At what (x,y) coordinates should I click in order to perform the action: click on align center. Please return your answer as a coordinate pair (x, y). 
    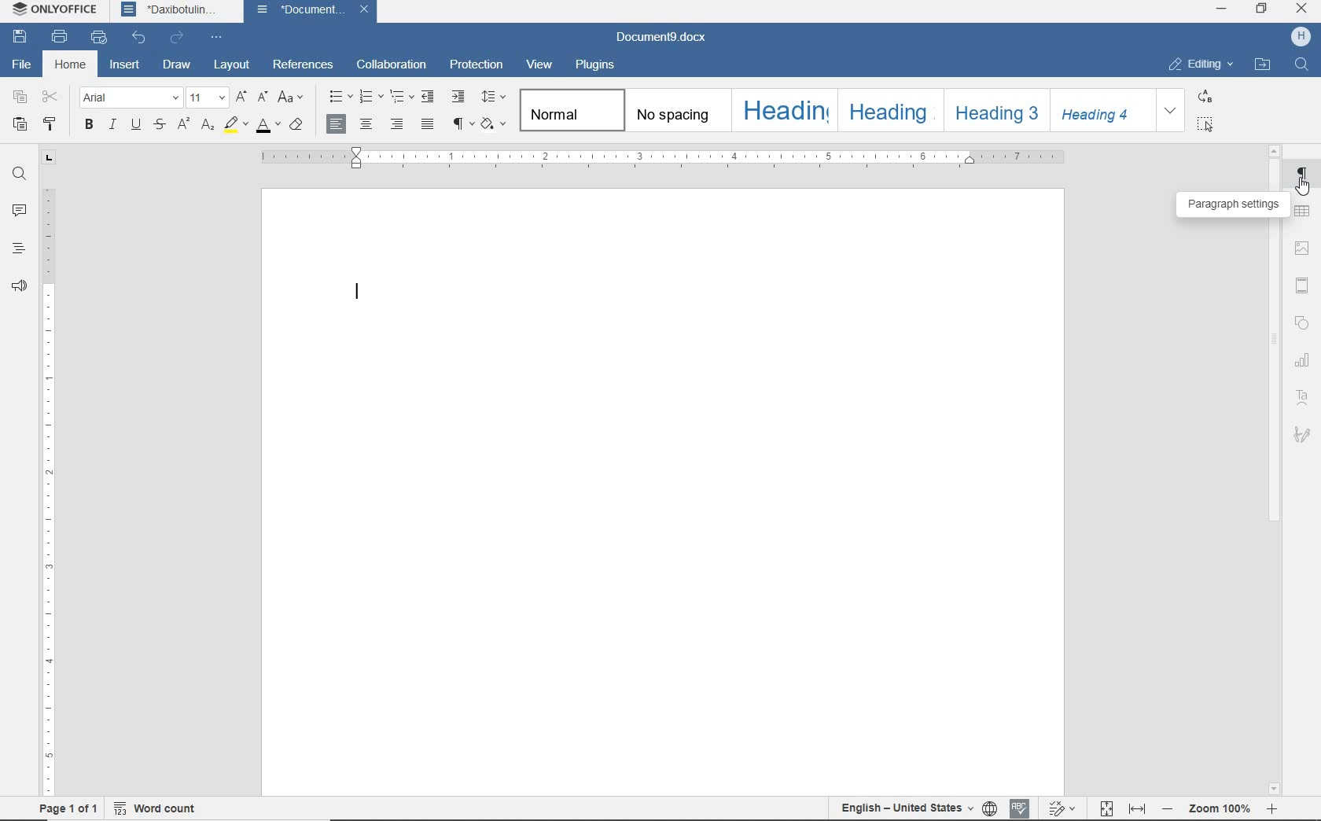
    Looking at the image, I should click on (367, 124).